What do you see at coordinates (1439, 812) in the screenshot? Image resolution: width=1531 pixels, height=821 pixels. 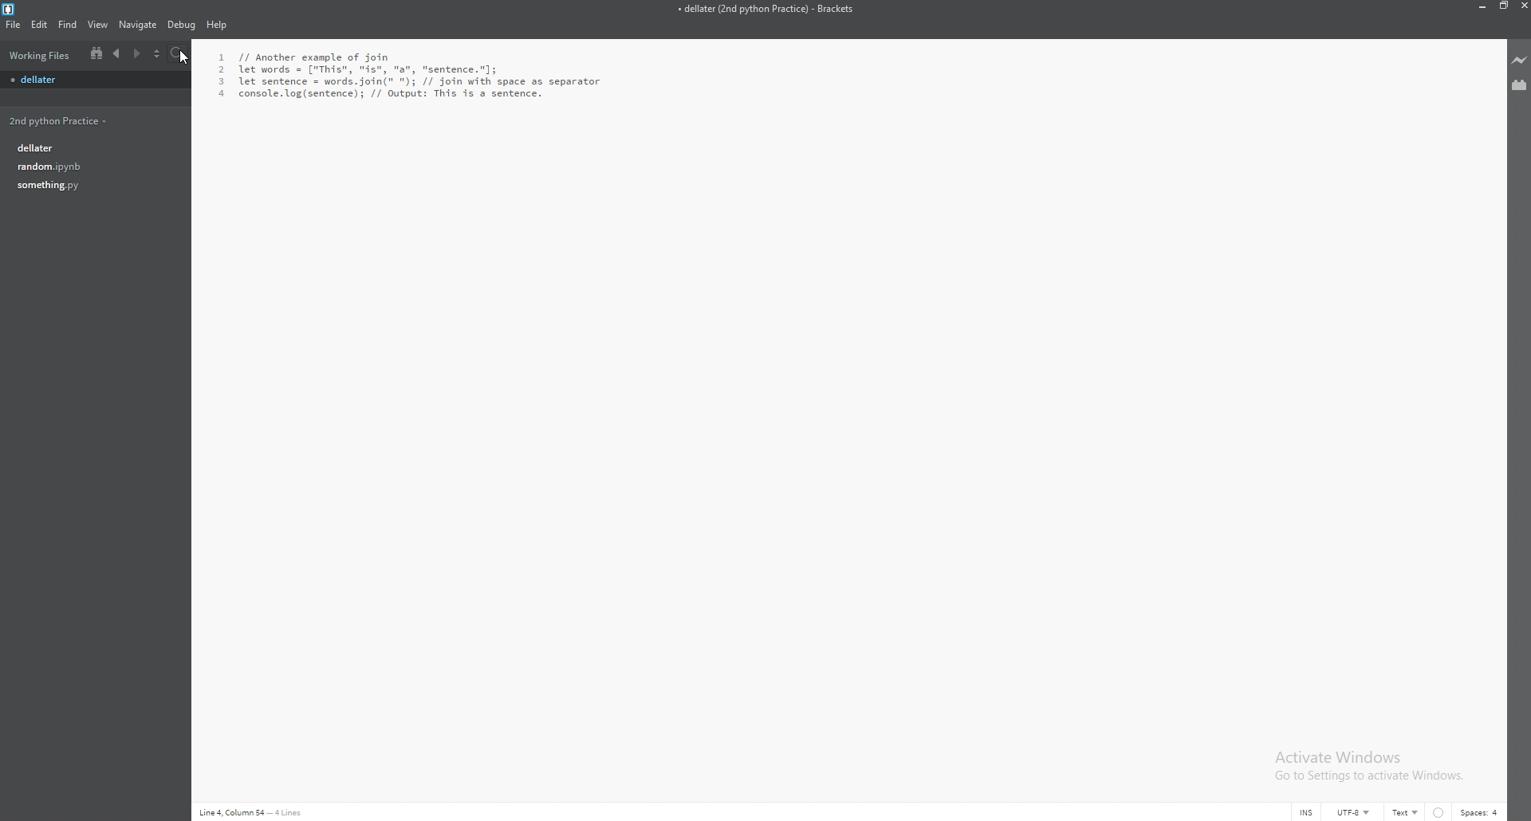 I see `linter` at bounding box center [1439, 812].